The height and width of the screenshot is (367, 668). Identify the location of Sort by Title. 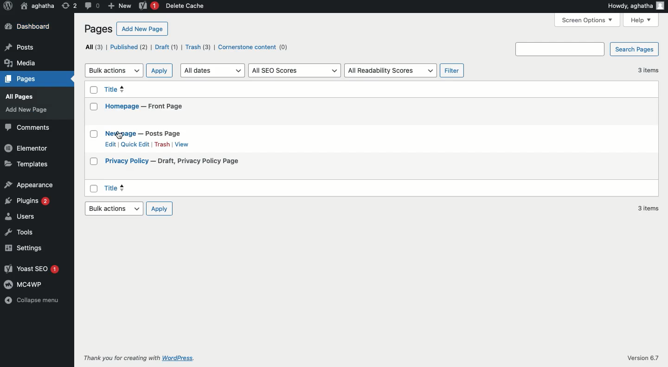
(138, 89).